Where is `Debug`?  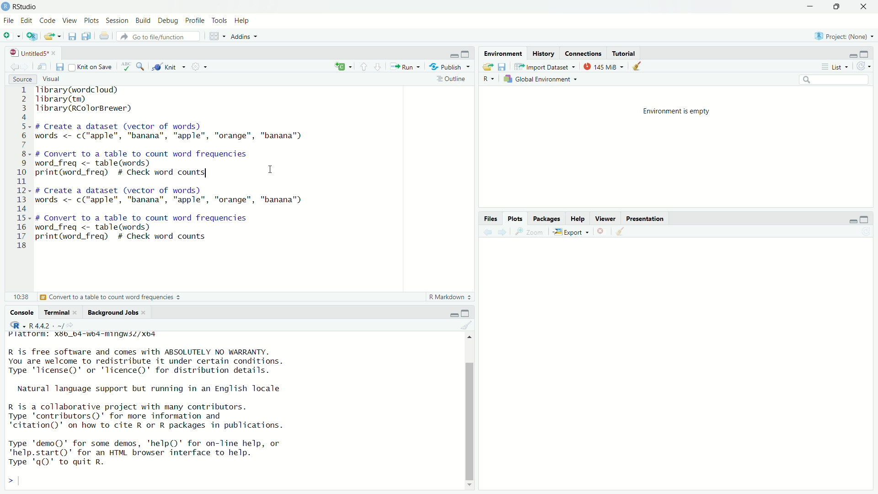 Debug is located at coordinates (167, 22).